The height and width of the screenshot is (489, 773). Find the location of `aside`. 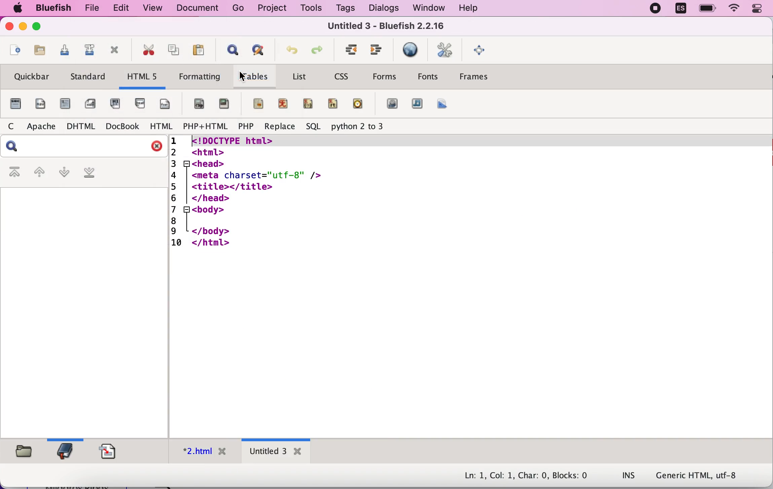

aside is located at coordinates (88, 104).